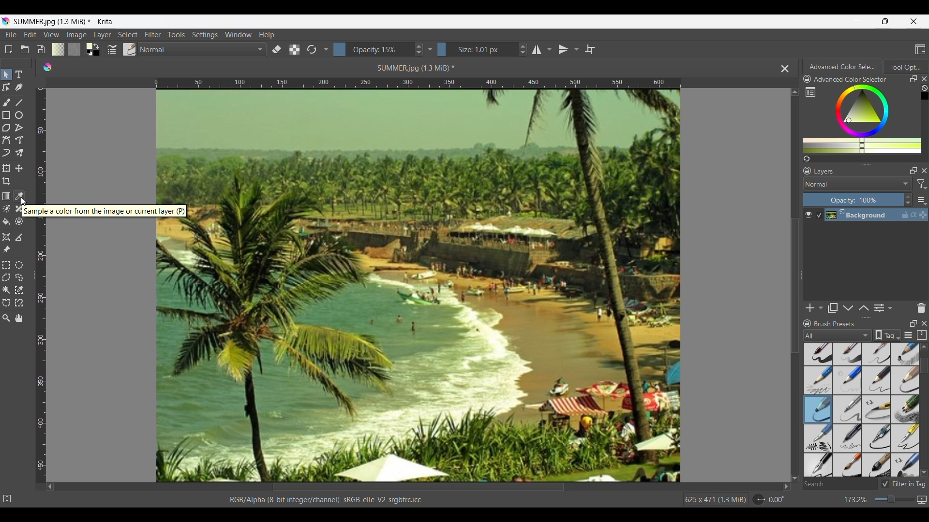  I want to click on Move layer or mask down, so click(848, 308).